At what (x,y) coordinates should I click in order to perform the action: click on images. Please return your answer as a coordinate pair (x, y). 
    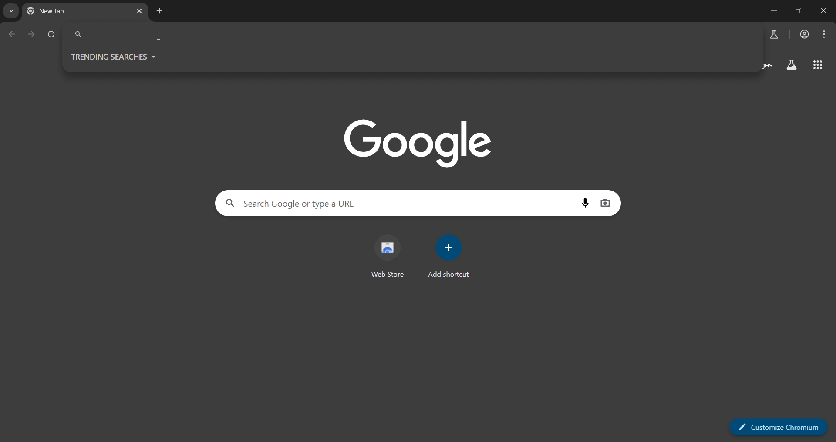
    Looking at the image, I should click on (767, 66).